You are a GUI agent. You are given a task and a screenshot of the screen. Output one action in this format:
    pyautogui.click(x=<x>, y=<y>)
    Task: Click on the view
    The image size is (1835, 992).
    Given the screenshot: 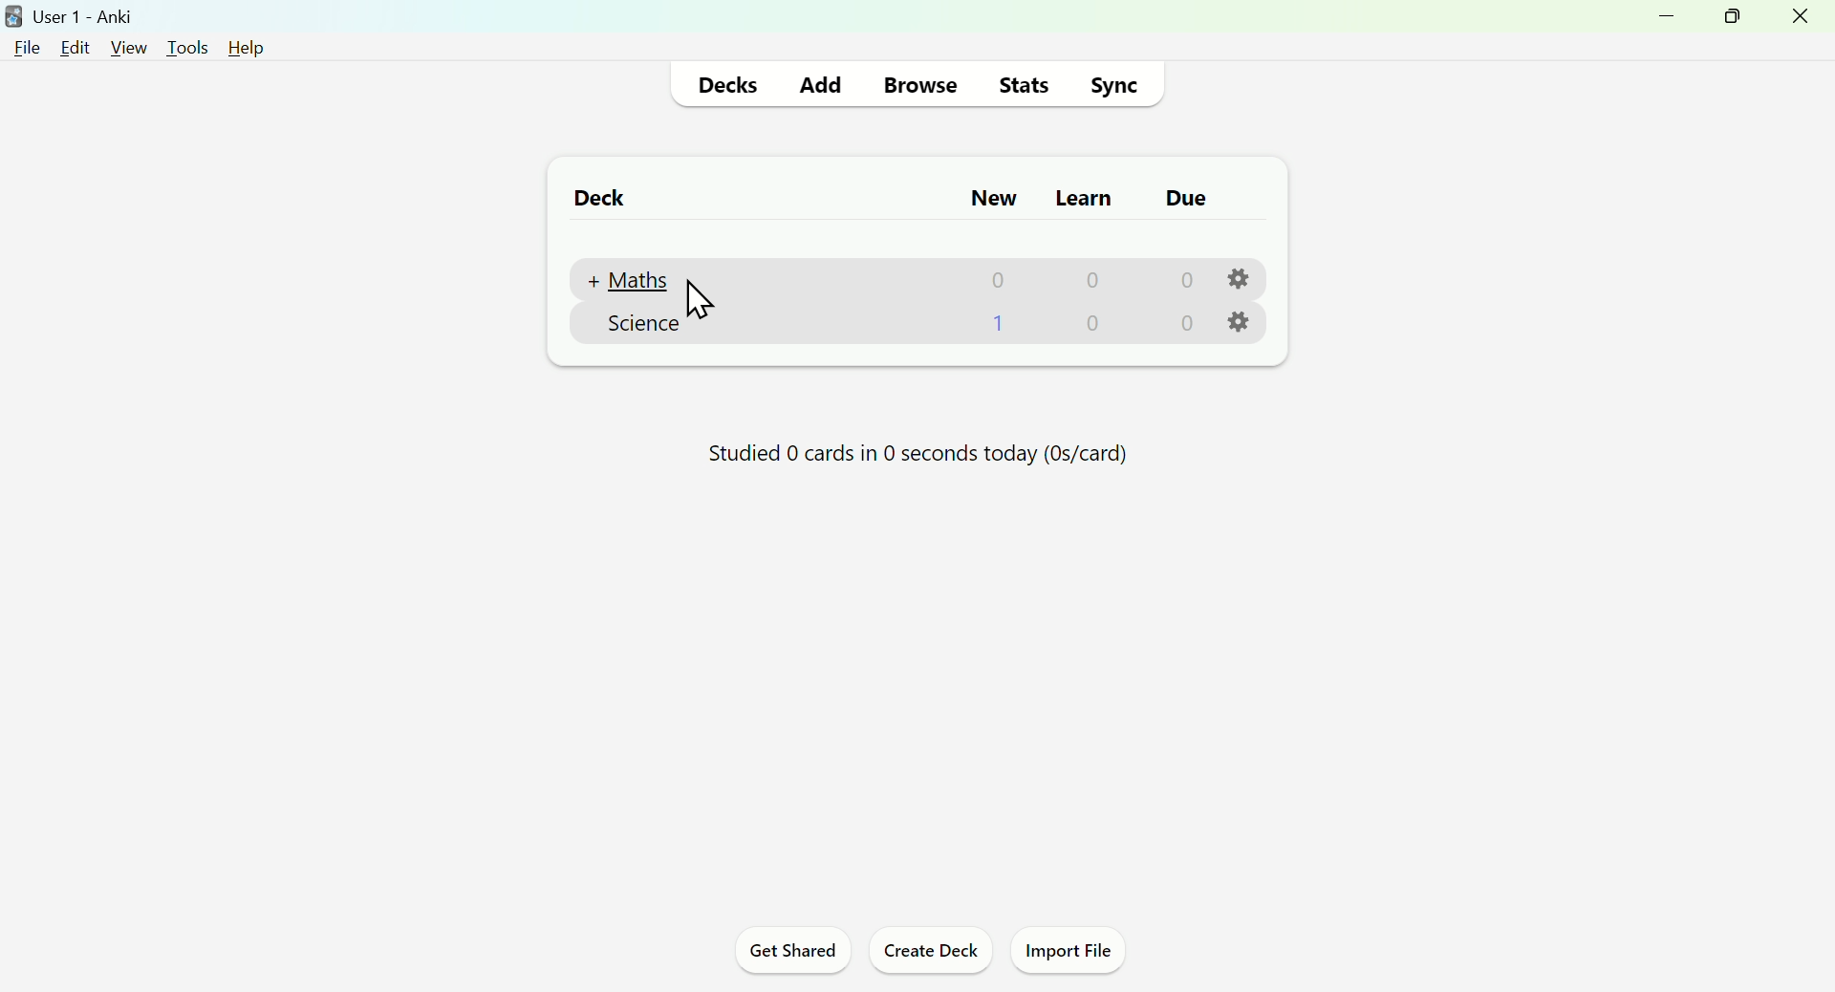 What is the action you would take?
    pyautogui.click(x=127, y=48)
    